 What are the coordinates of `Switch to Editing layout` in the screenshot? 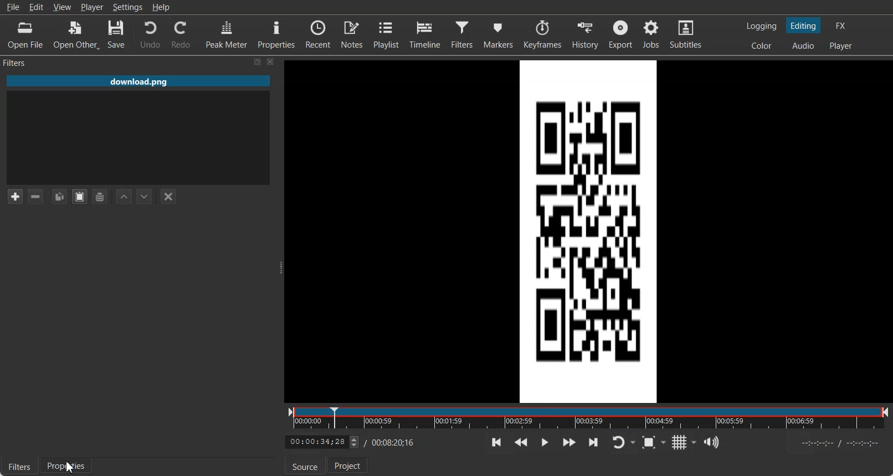 It's located at (803, 25).